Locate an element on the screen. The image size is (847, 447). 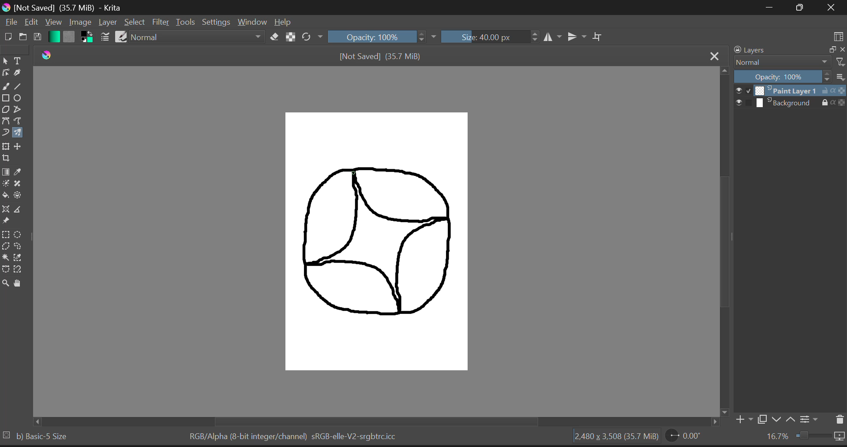
Opacity 100% is located at coordinates (382, 37).